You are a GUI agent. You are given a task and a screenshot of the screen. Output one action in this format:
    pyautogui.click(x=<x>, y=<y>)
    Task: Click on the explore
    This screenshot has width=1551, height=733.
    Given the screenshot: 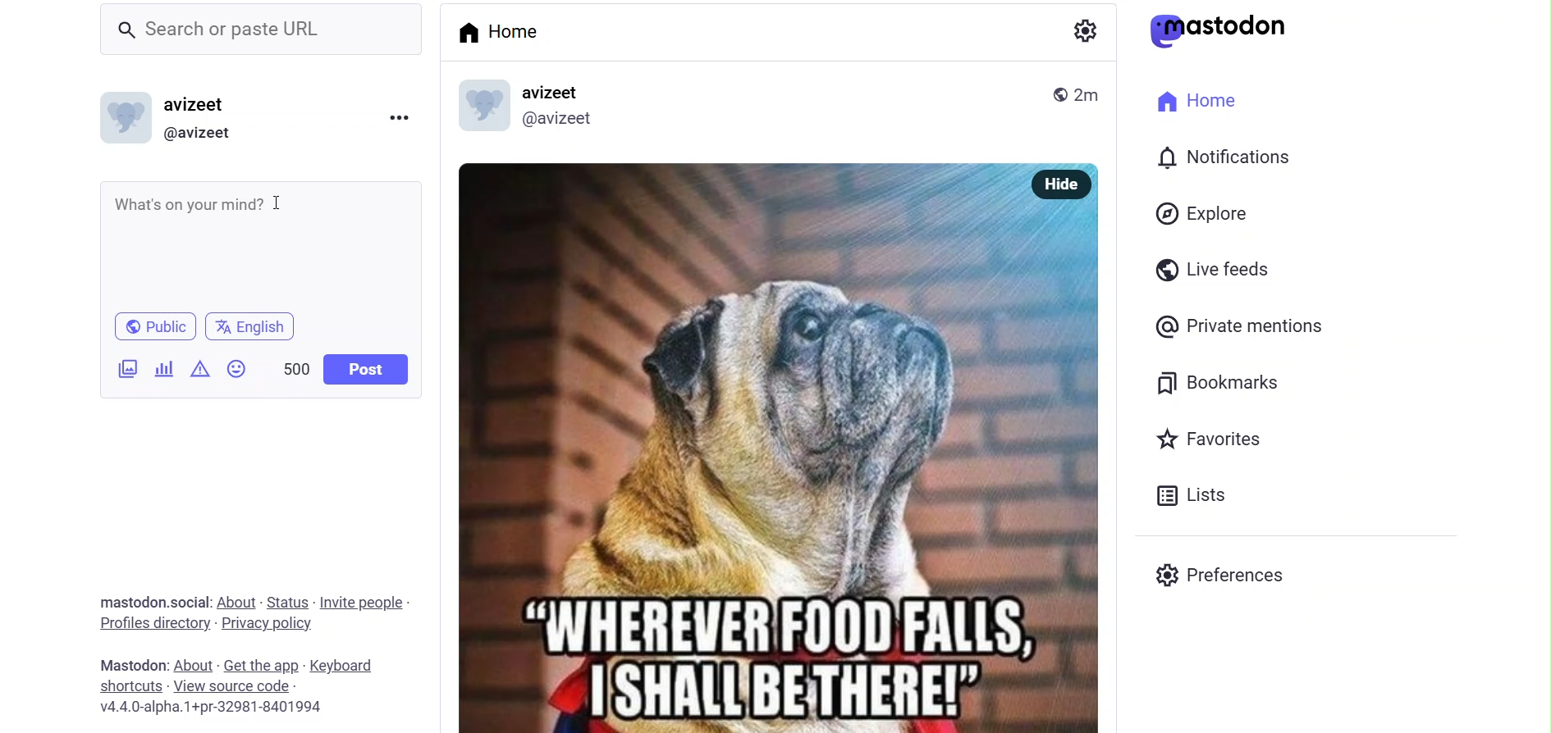 What is the action you would take?
    pyautogui.click(x=1202, y=213)
    